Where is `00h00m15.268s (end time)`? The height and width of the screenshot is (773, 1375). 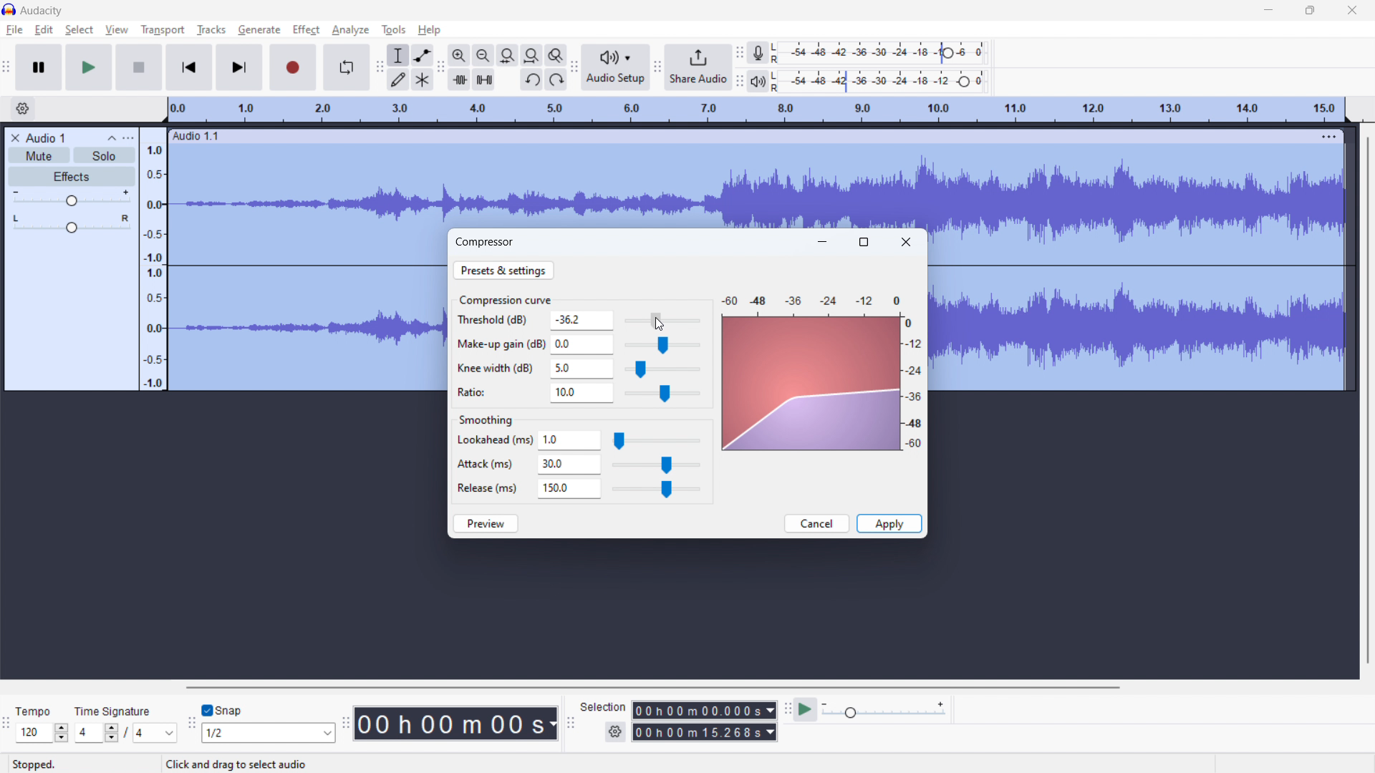 00h00m15.268s (end time) is located at coordinates (705, 732).